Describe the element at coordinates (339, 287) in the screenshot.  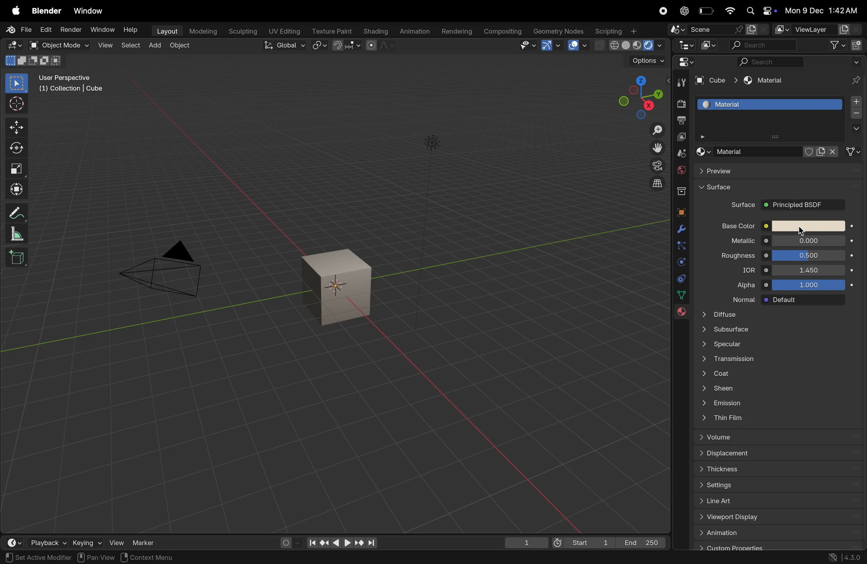
I see `cube` at that location.